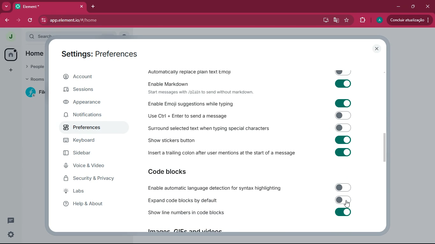  I want to click on code blocks, so click(183, 172).